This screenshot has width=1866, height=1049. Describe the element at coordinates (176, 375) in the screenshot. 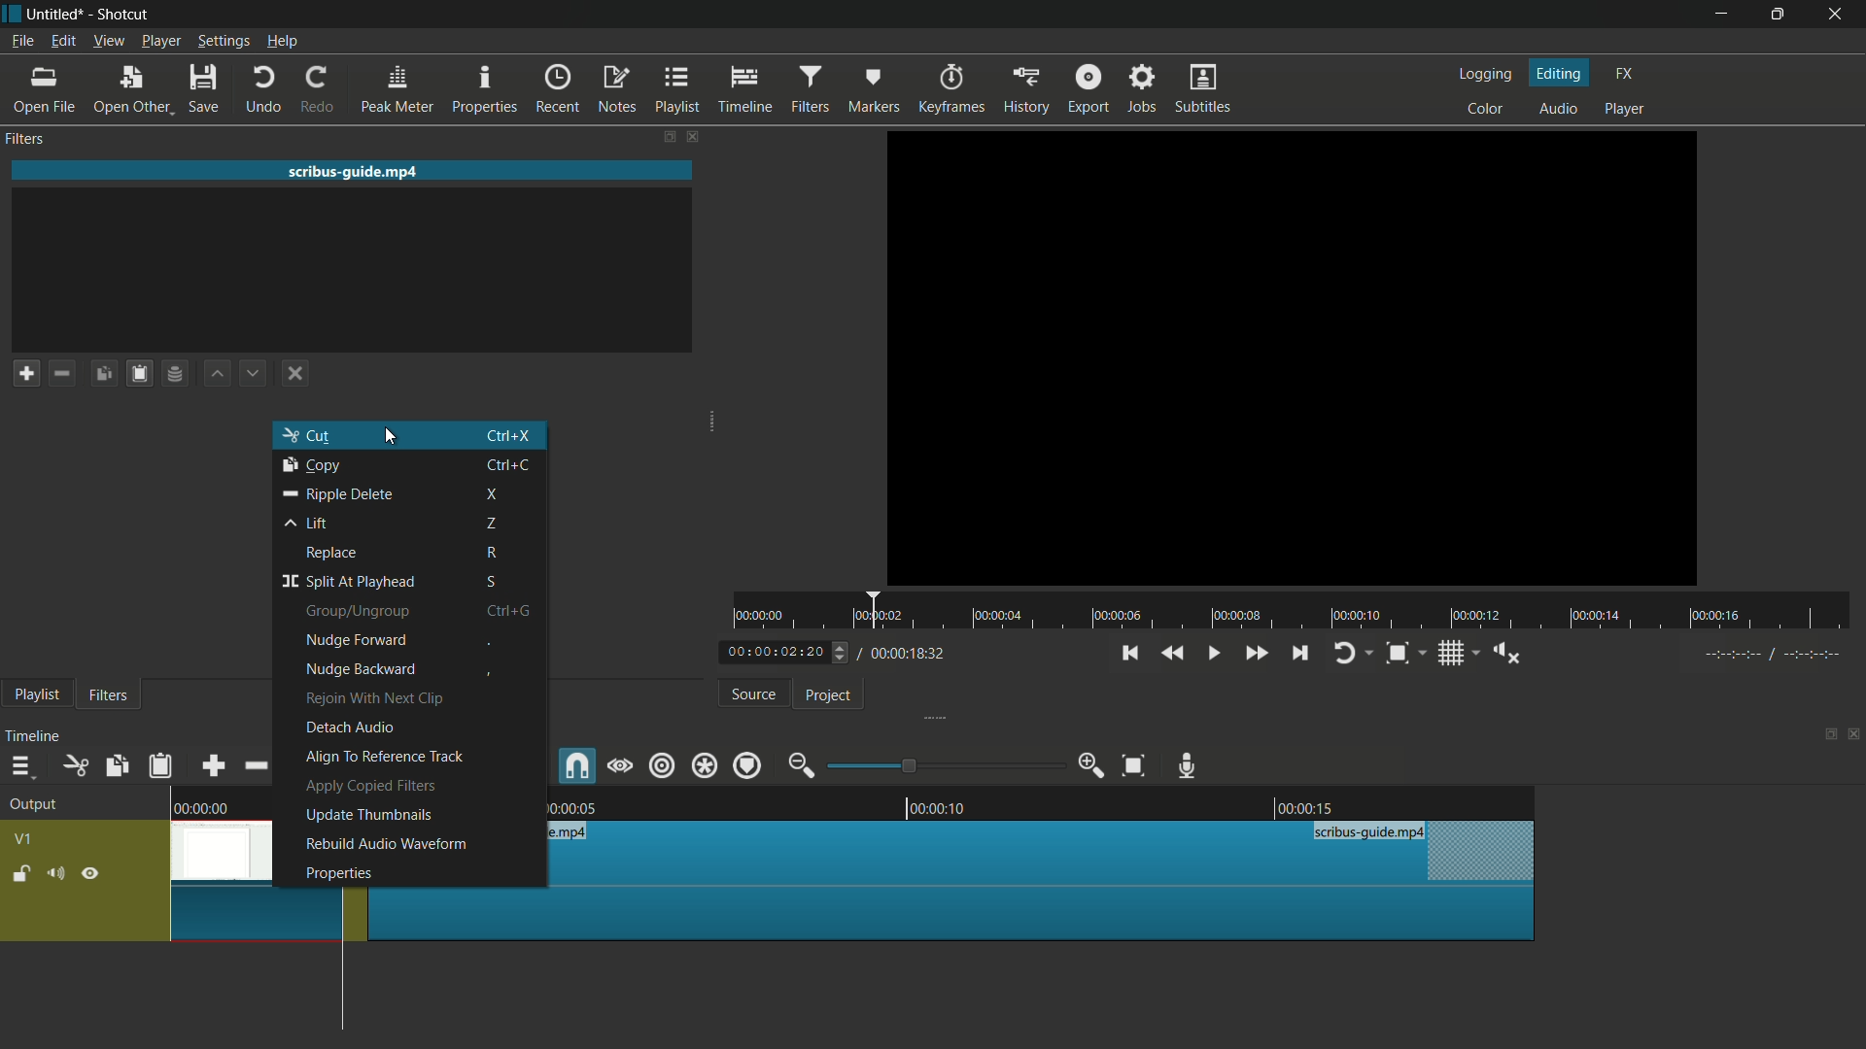

I see `save filter set` at that location.